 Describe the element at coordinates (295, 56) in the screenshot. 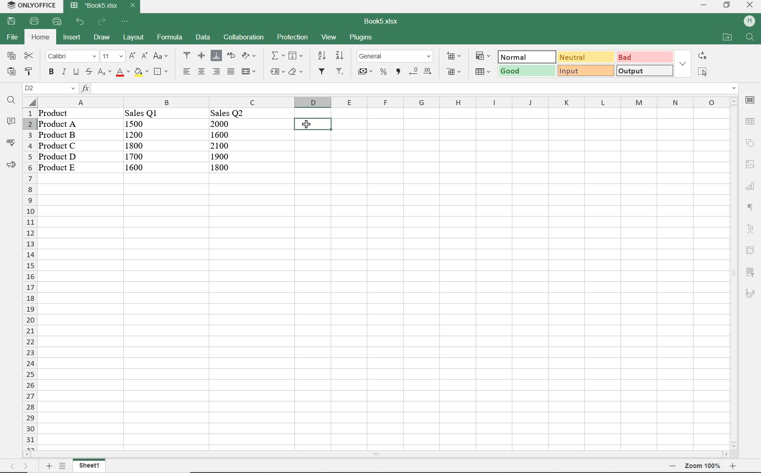

I see `fill` at that location.